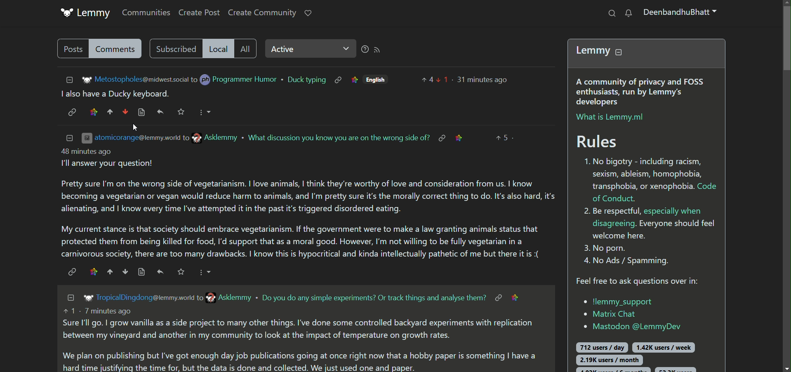 Image resolution: width=791 pixels, height=372 pixels. Describe the element at coordinates (86, 13) in the screenshot. I see `lemmy logo` at that location.